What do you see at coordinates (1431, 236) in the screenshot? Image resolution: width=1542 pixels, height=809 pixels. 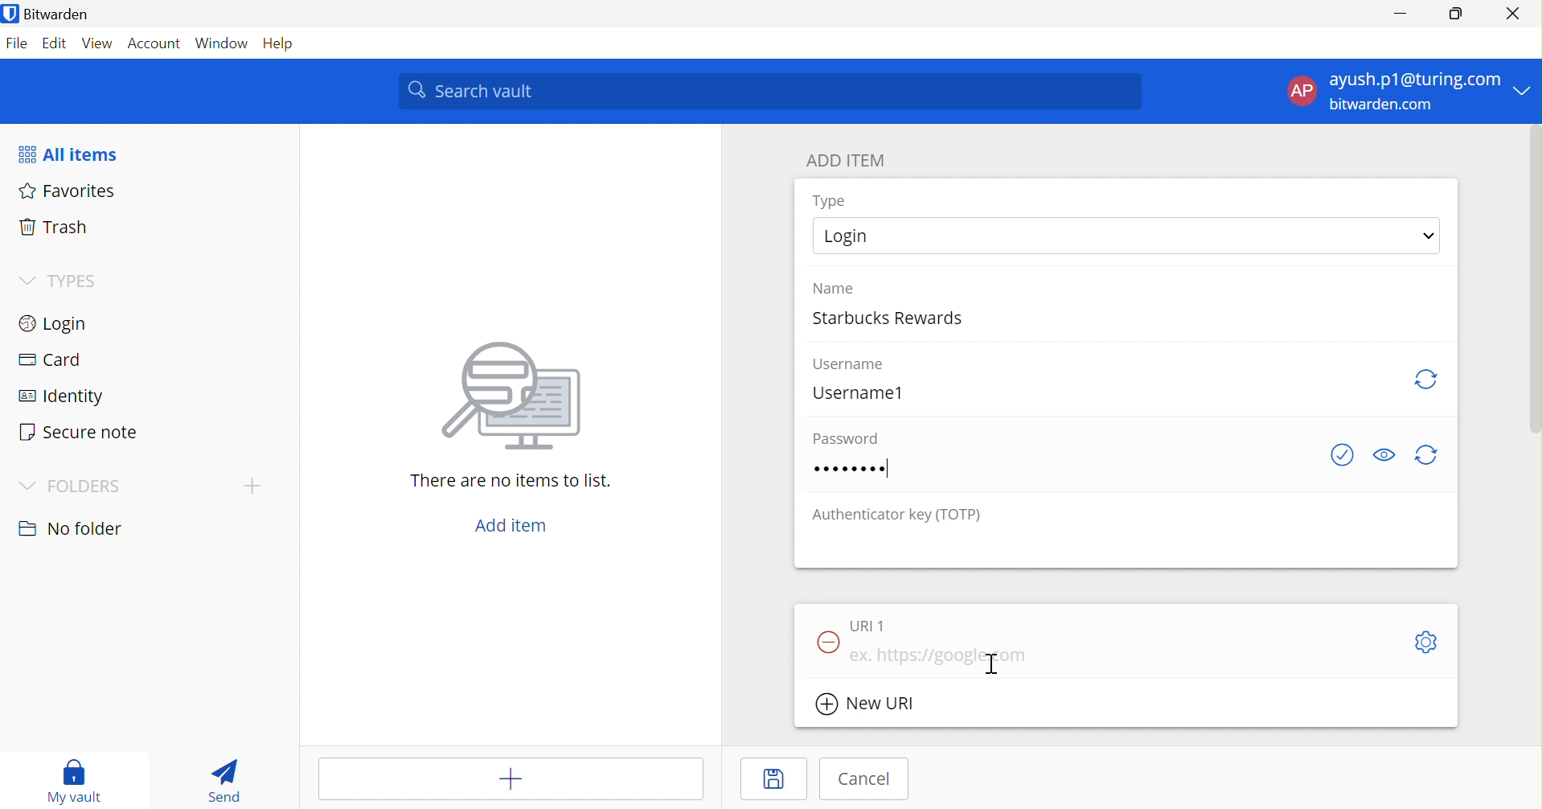 I see `Drop Down` at bounding box center [1431, 236].